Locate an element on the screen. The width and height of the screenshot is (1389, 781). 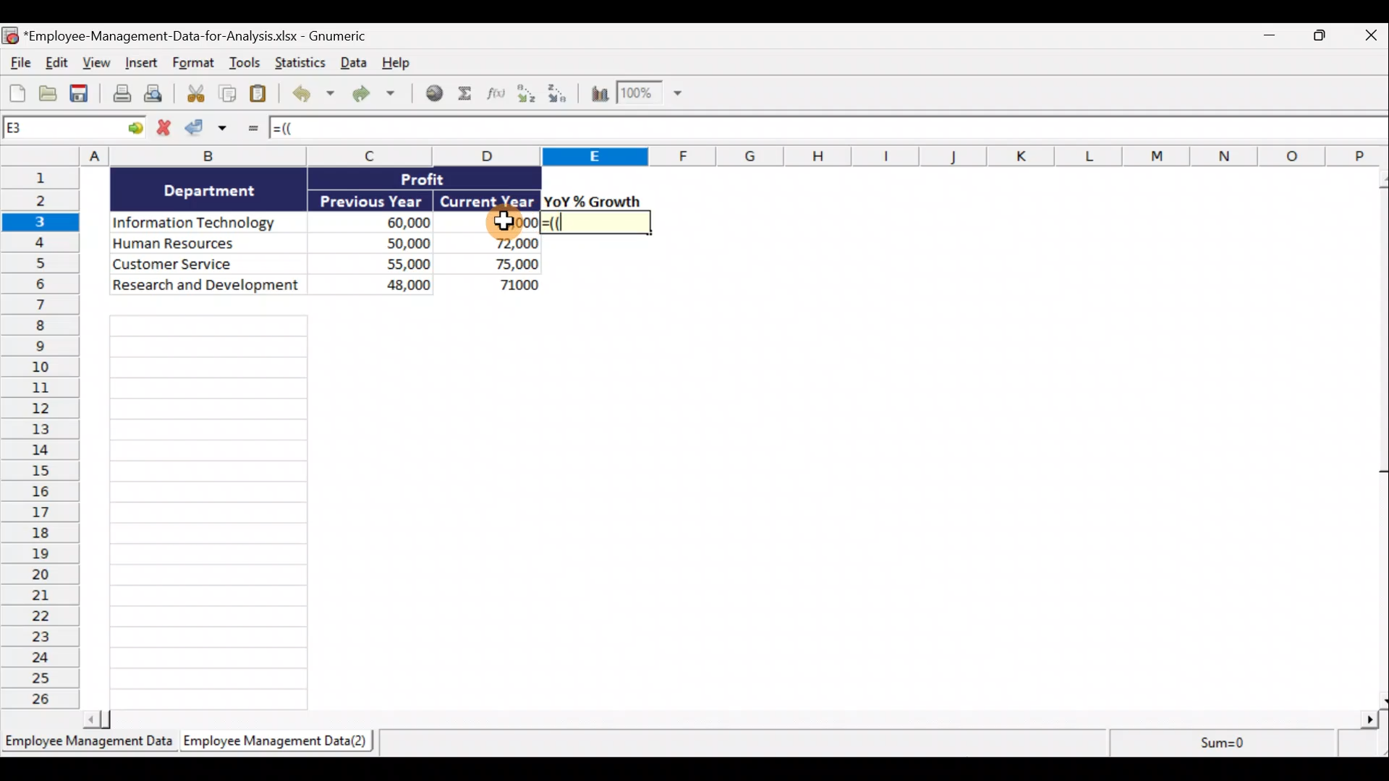
Statistics is located at coordinates (298, 63).